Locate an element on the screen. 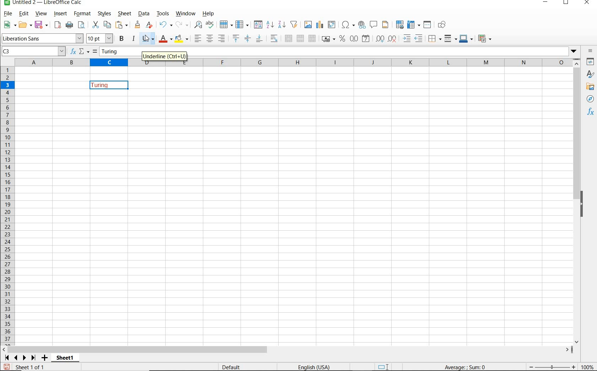 Image resolution: width=597 pixels, height=371 pixels. SIDEBAR SETTINGS is located at coordinates (591, 50).